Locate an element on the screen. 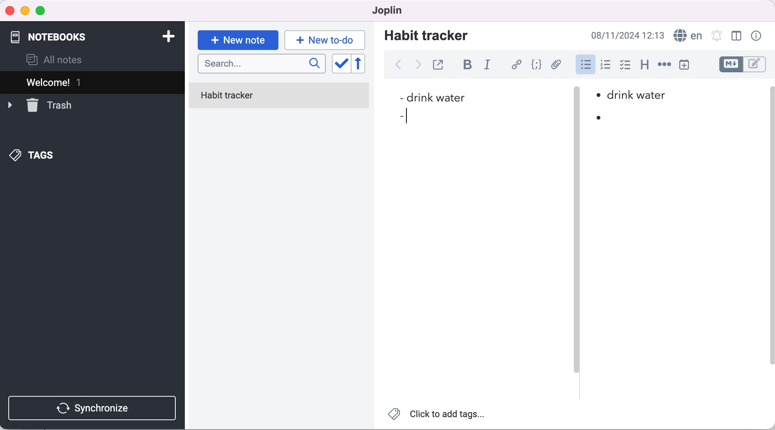  maximize is located at coordinates (42, 11).